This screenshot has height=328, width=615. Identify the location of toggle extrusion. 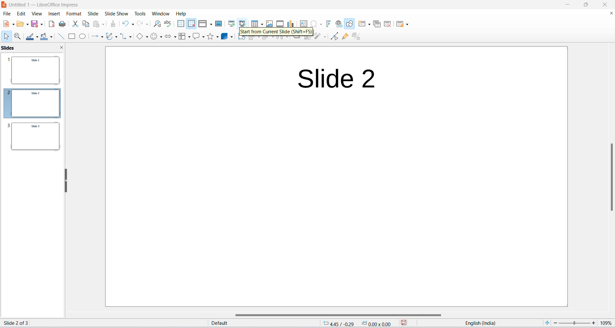
(356, 36).